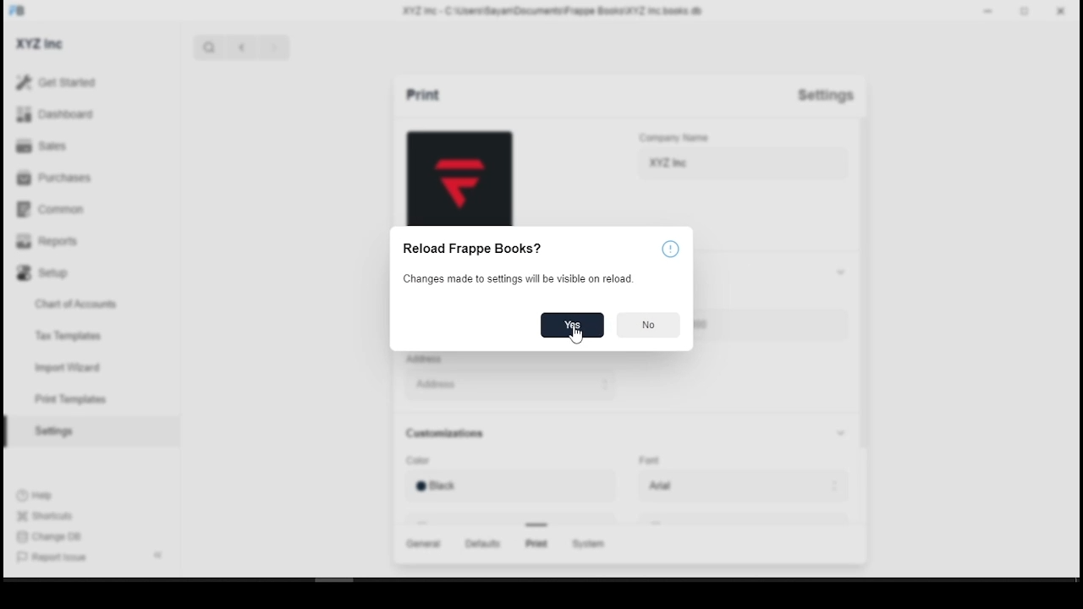 The height and width of the screenshot is (609, 1083). I want to click on no, so click(649, 326).